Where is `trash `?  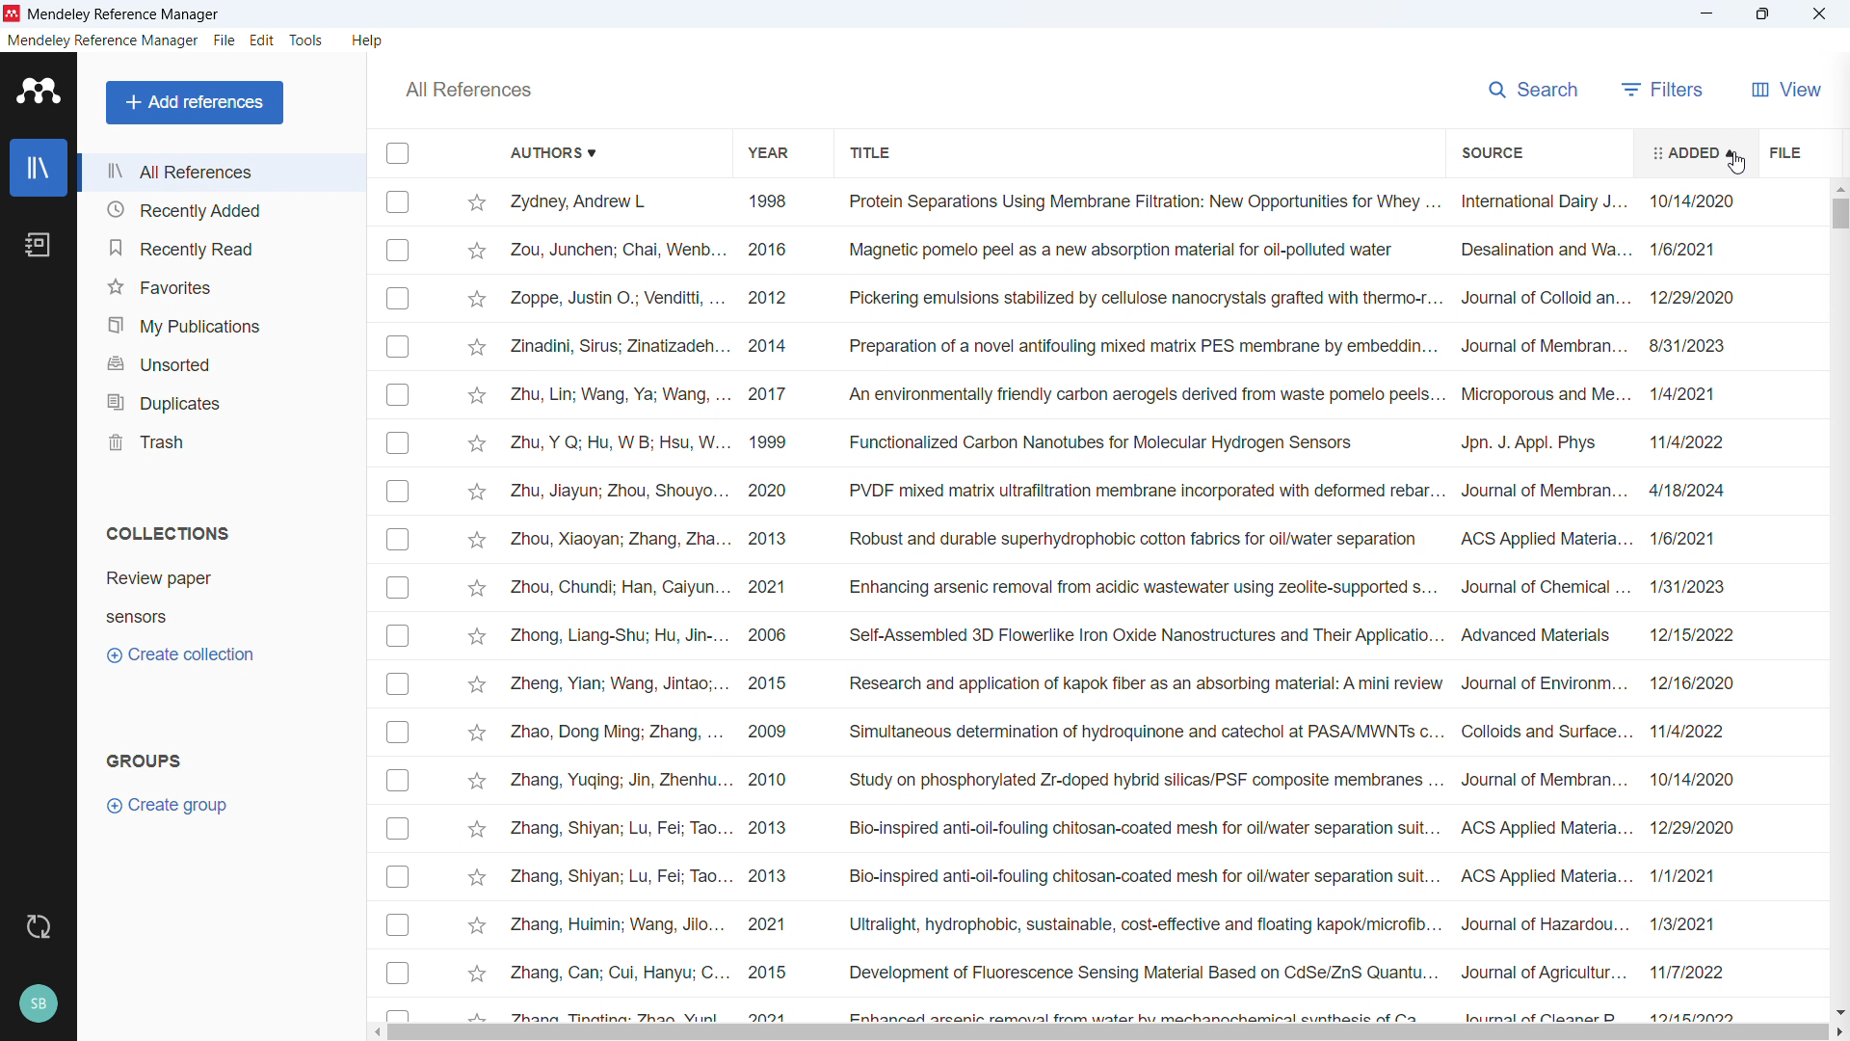 trash  is located at coordinates (220, 439).